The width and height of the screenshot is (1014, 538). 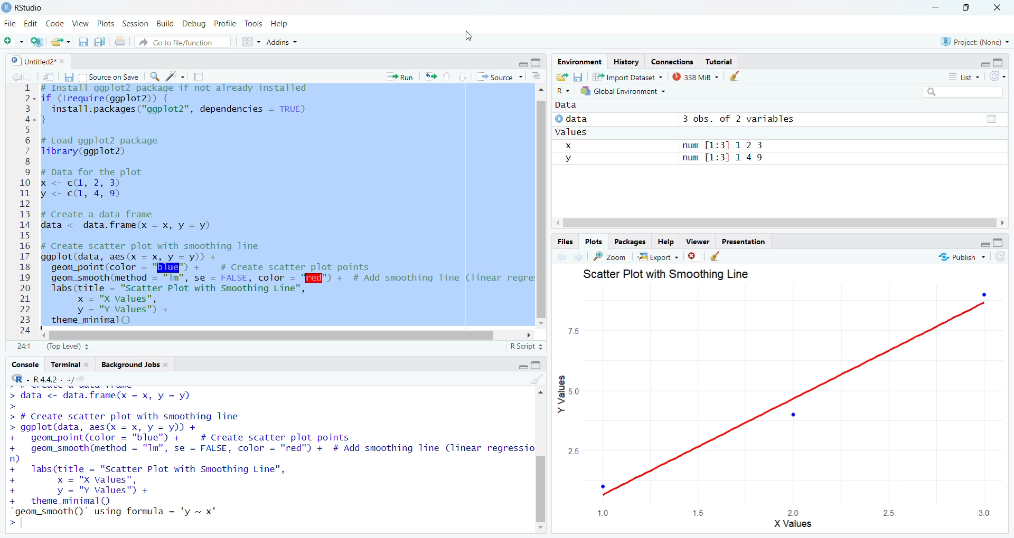 What do you see at coordinates (959, 257) in the screenshot?
I see `“ Publish ~` at bounding box center [959, 257].